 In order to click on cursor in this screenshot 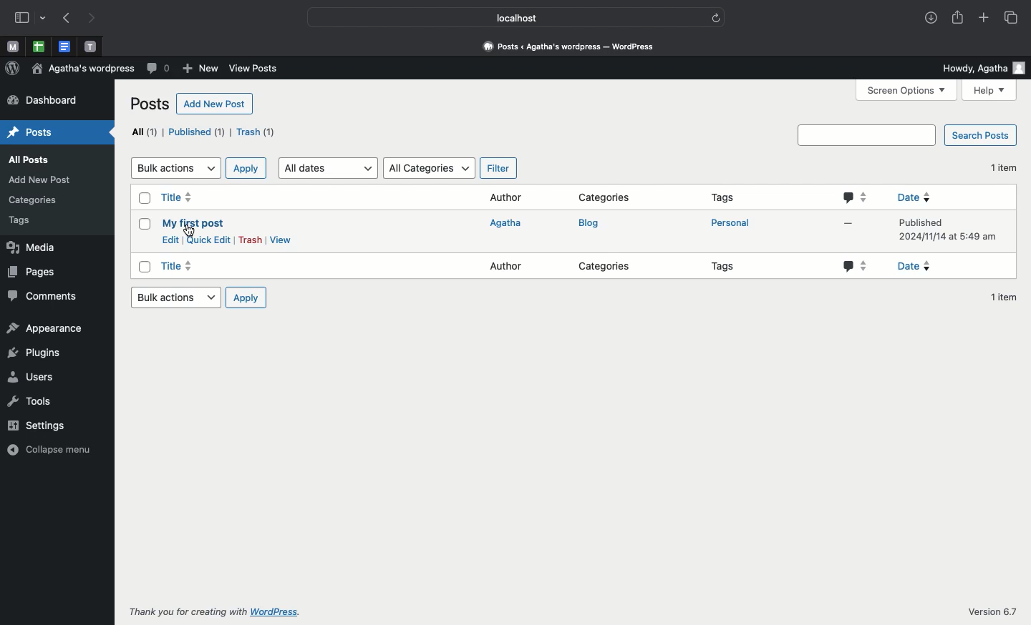, I will do `click(192, 230)`.